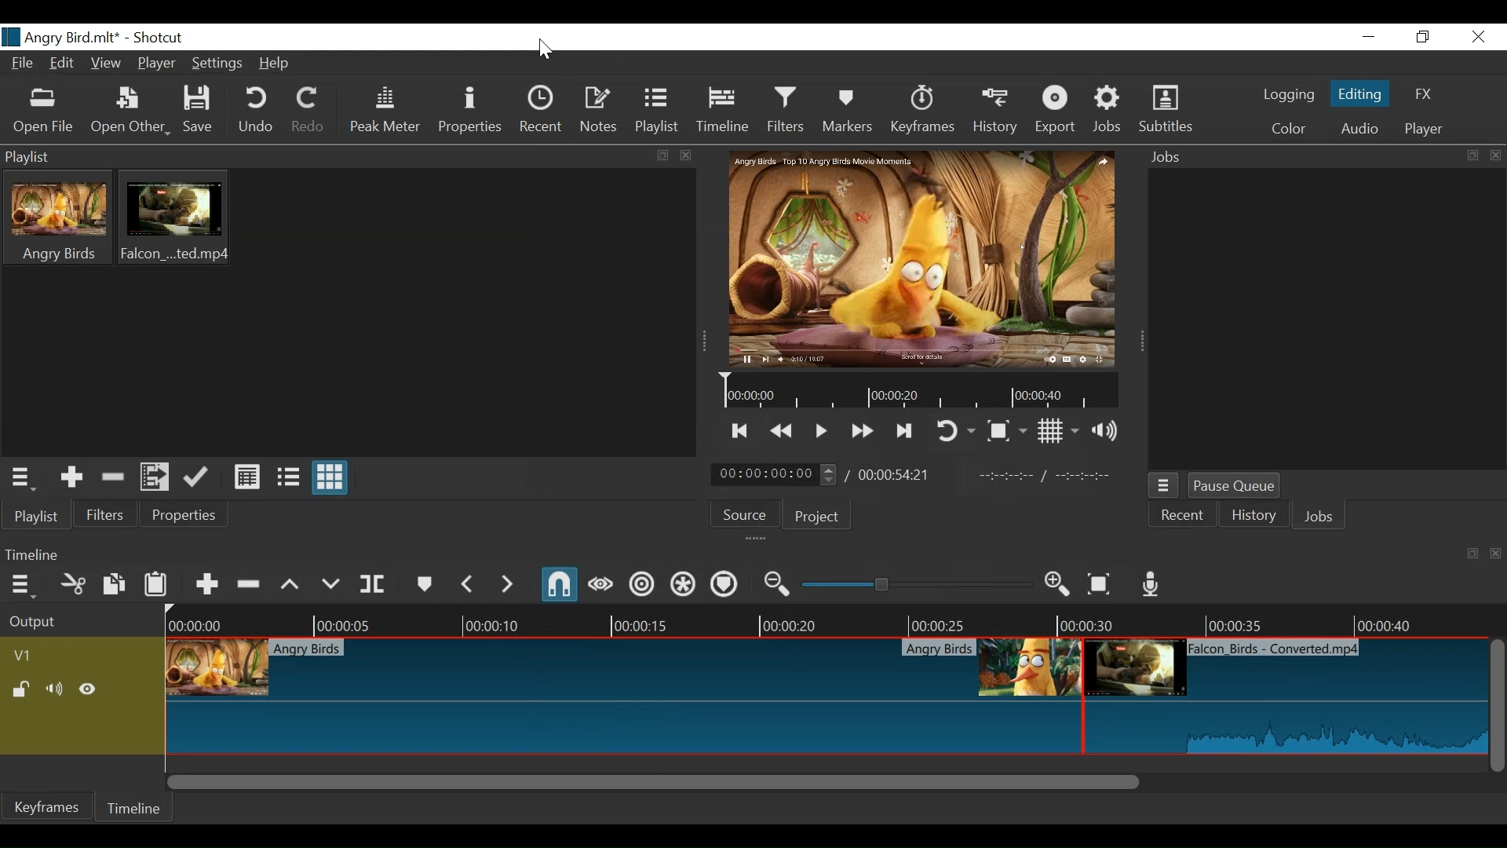  I want to click on Project Nmae, so click(60, 36).